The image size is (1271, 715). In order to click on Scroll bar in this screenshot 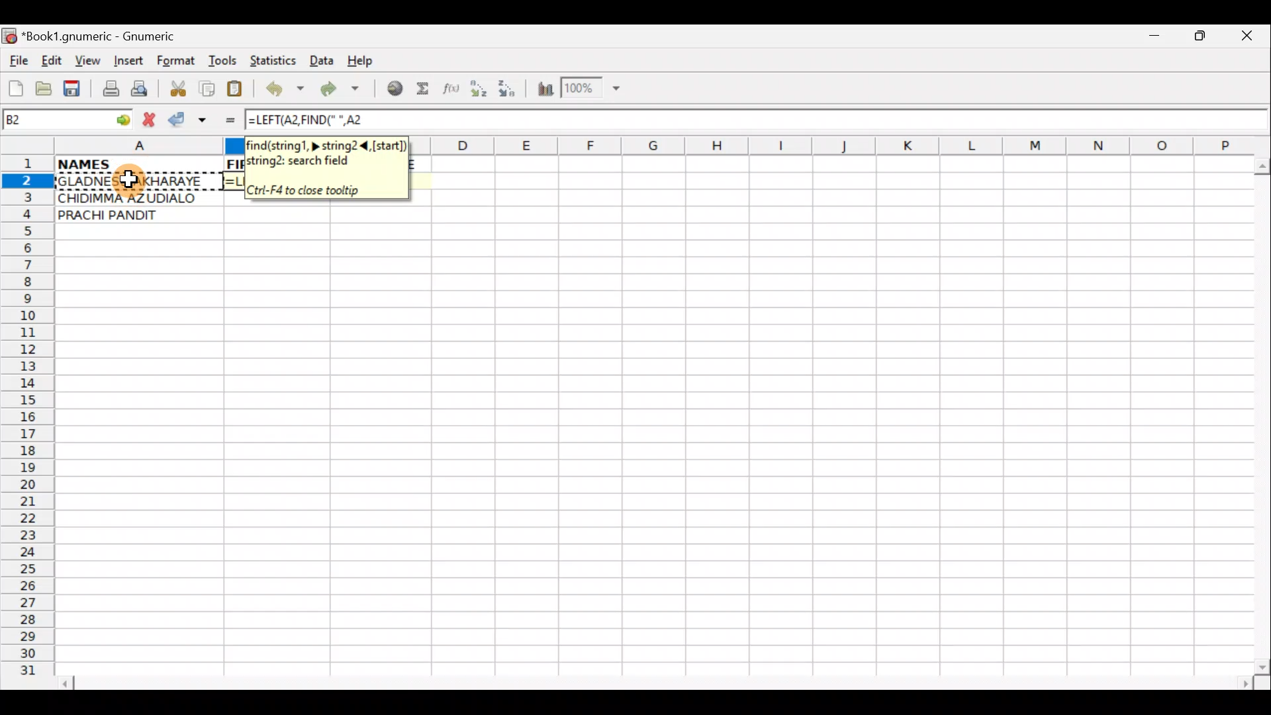, I will do `click(658, 681)`.